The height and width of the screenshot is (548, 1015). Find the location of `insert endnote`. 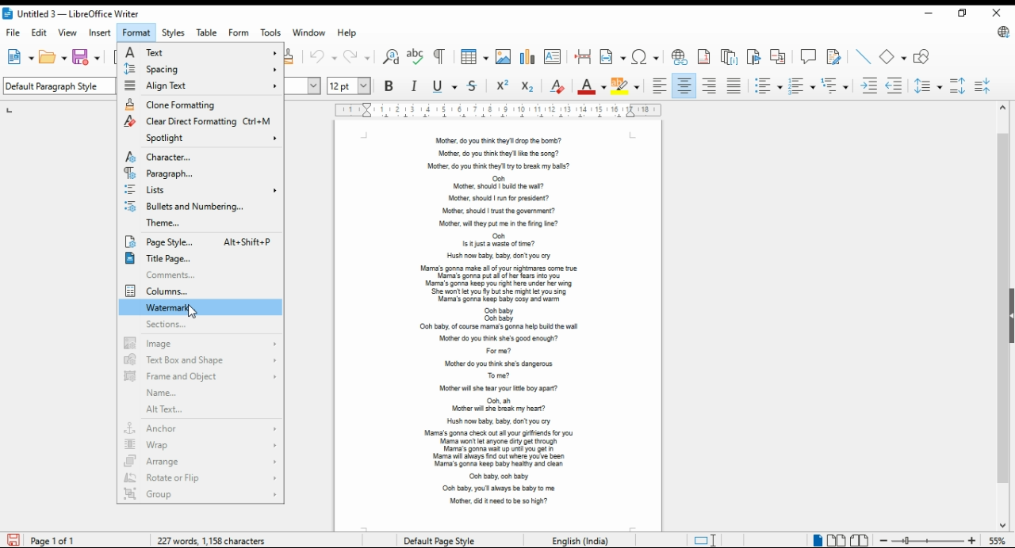

insert endnote is located at coordinates (730, 58).